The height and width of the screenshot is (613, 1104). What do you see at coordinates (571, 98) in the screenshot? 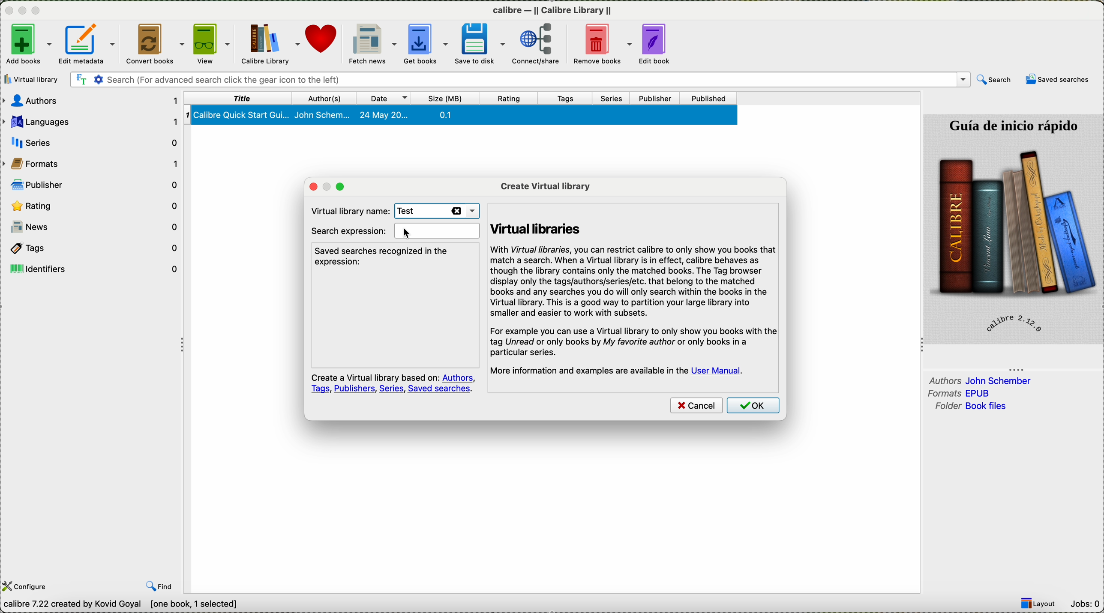
I see `tags` at bounding box center [571, 98].